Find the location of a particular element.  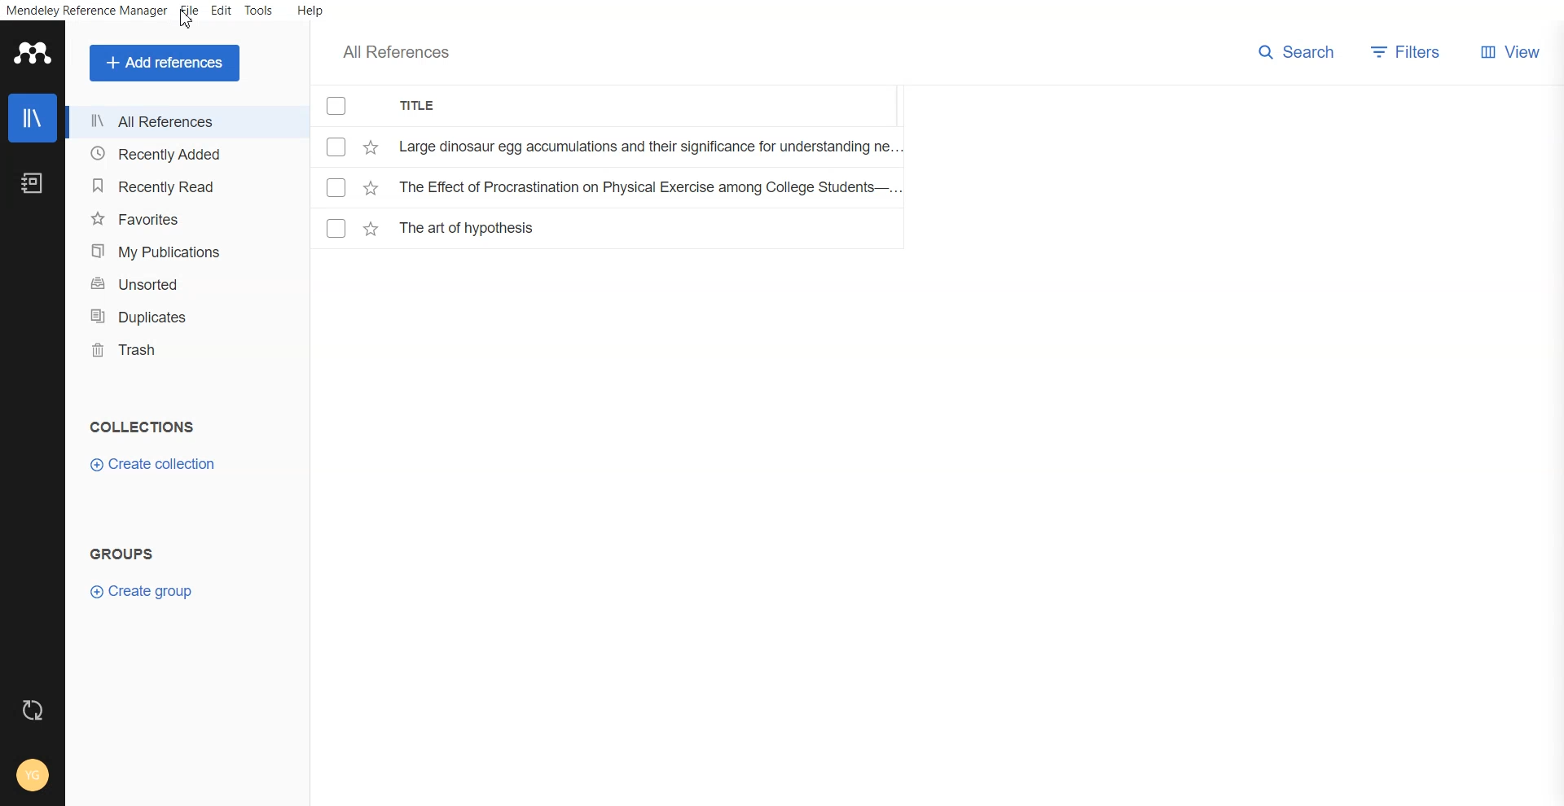

Tools is located at coordinates (259, 11).